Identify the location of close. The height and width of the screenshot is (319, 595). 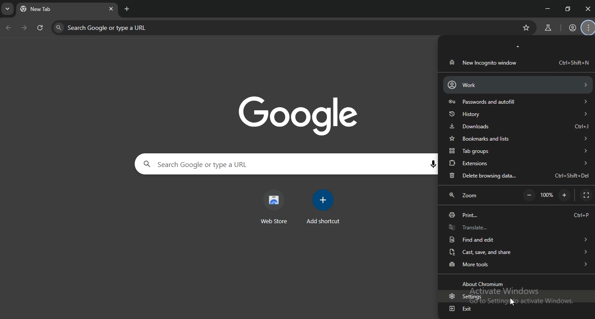
(588, 9).